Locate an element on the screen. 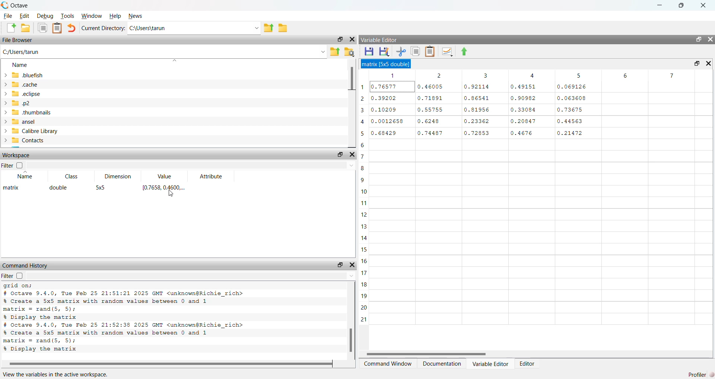 This screenshot has height=379, width=715. close is located at coordinates (351, 41).